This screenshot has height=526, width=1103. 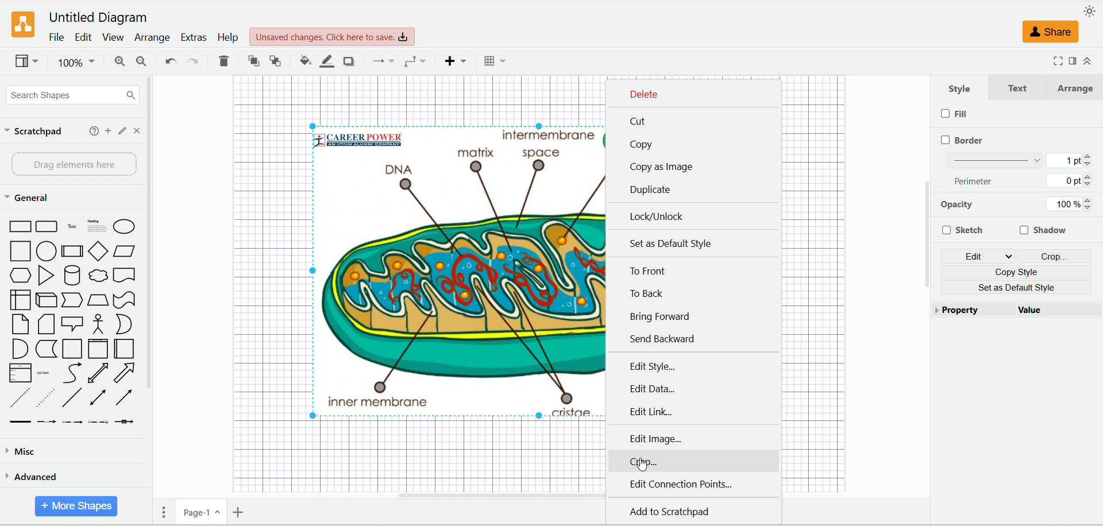 What do you see at coordinates (152, 299) in the screenshot?
I see `vertical scroll bar` at bounding box center [152, 299].